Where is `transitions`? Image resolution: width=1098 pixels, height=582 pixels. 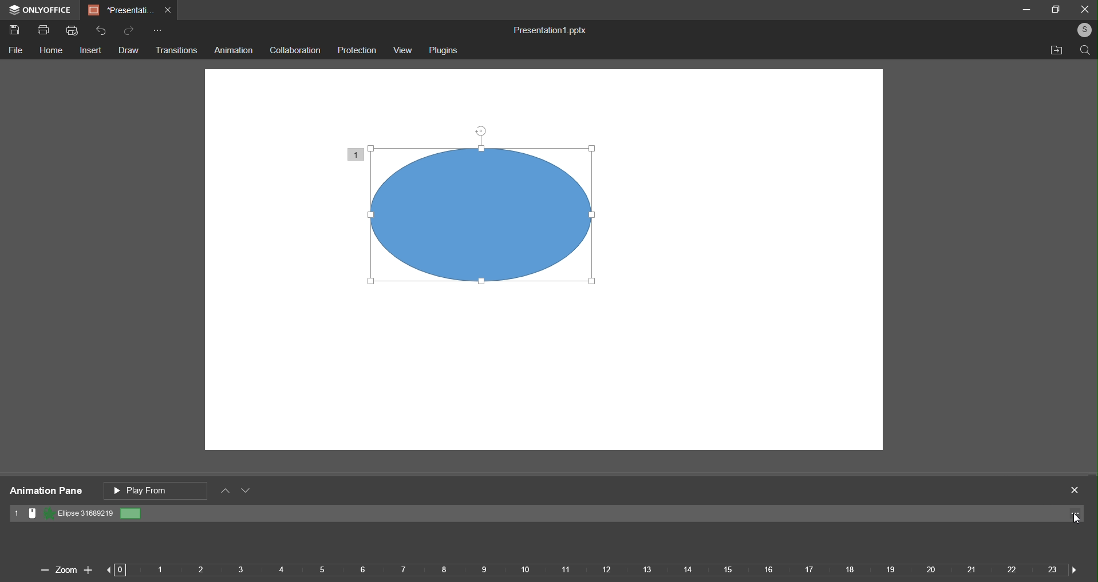
transitions is located at coordinates (176, 51).